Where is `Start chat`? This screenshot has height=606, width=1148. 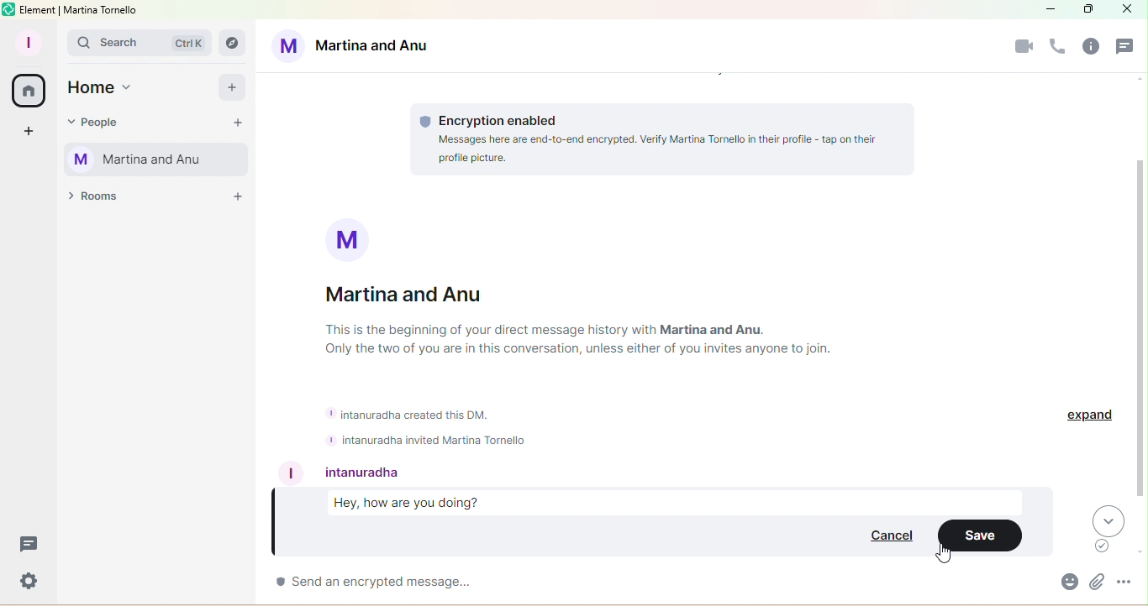
Start chat is located at coordinates (237, 123).